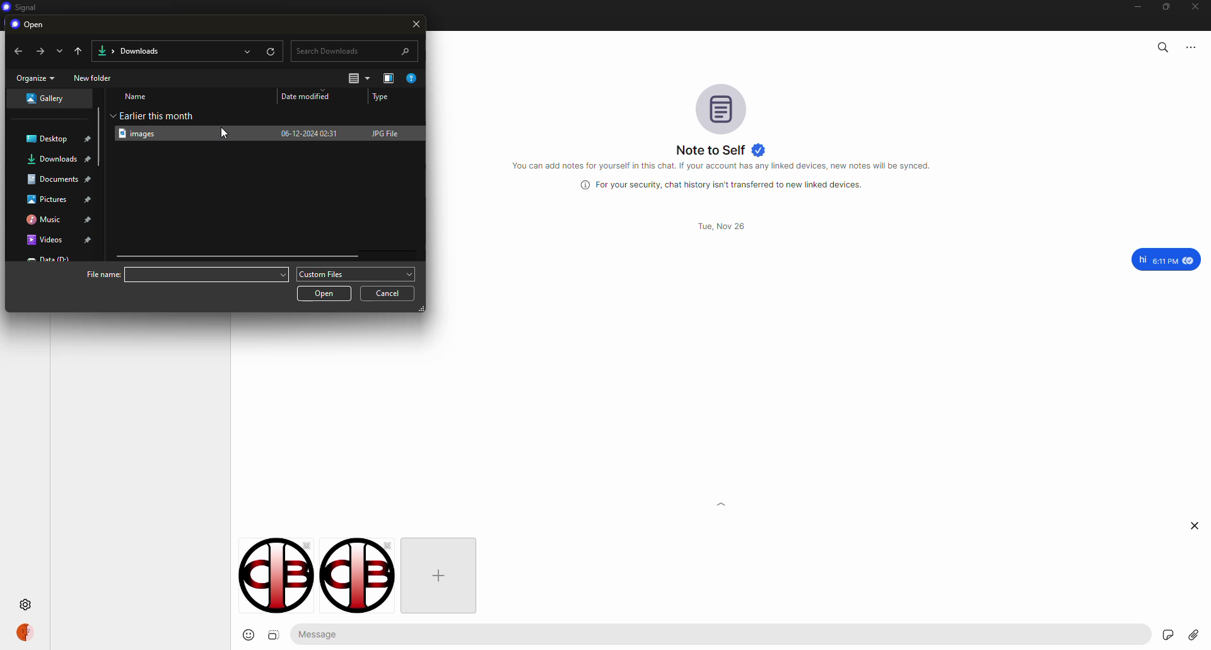  I want to click on file name, so click(103, 274).